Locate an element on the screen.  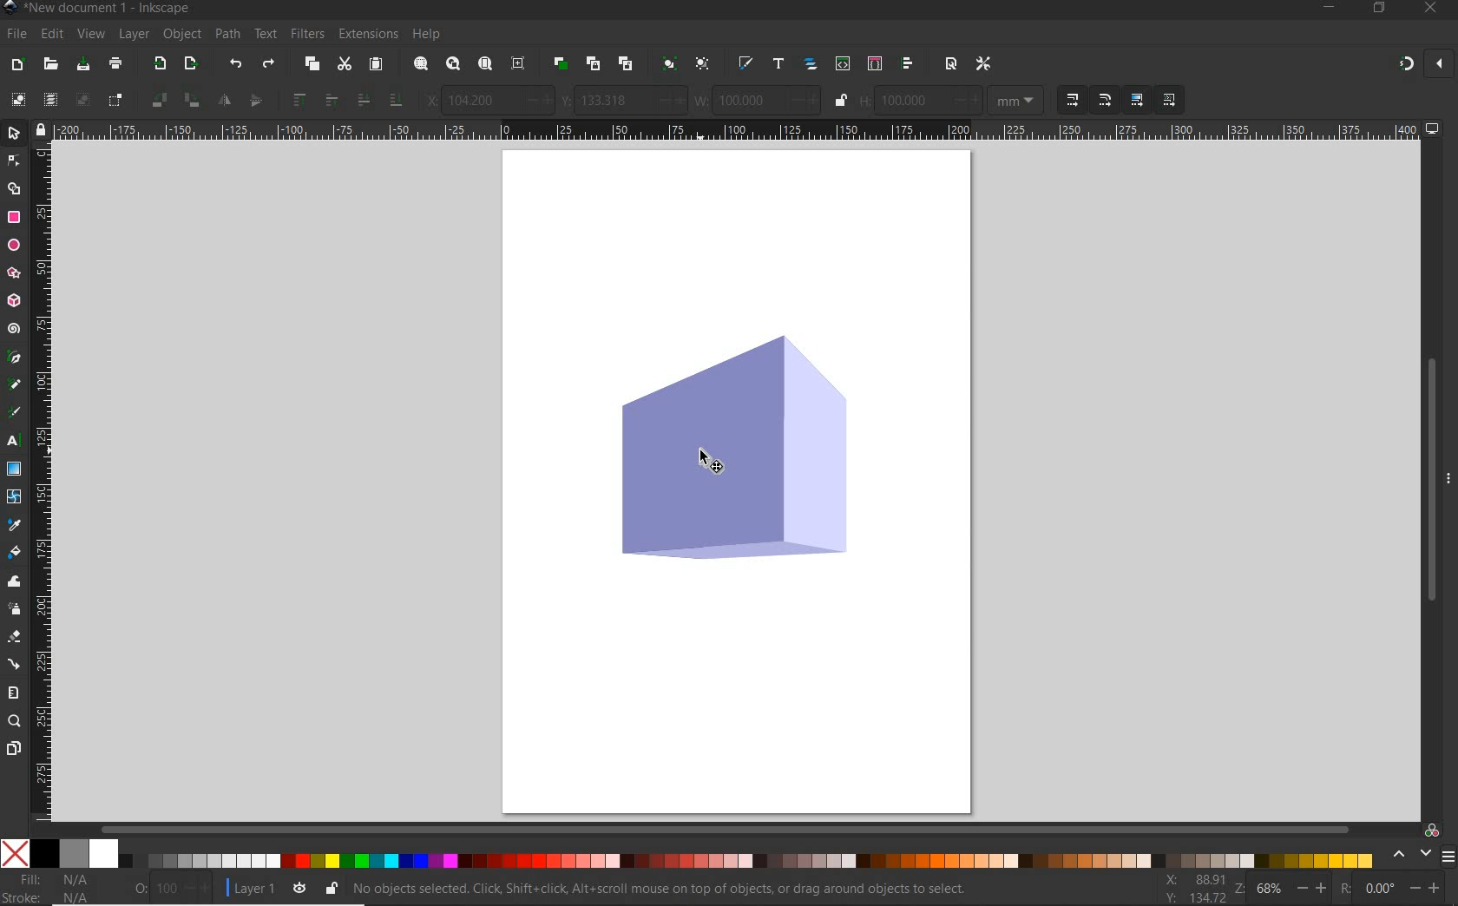
ZOOM DRAWING is located at coordinates (453, 65).